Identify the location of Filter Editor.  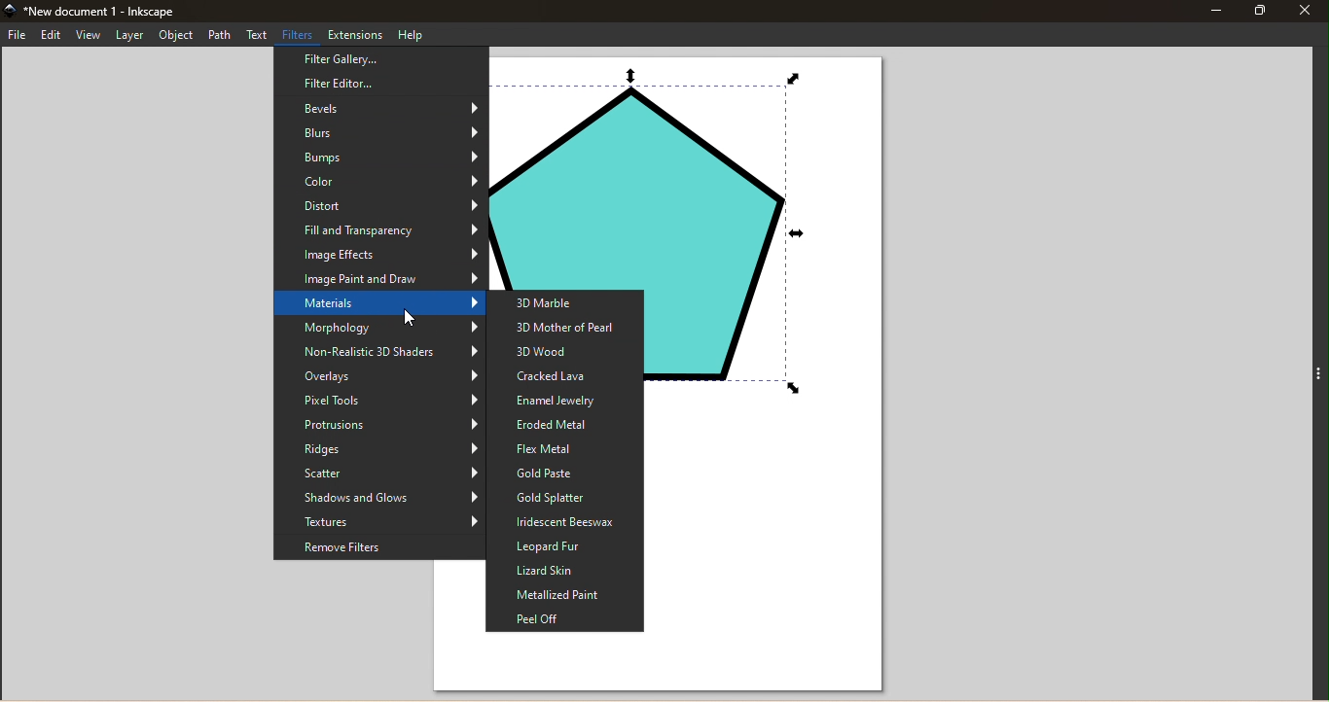
(380, 83).